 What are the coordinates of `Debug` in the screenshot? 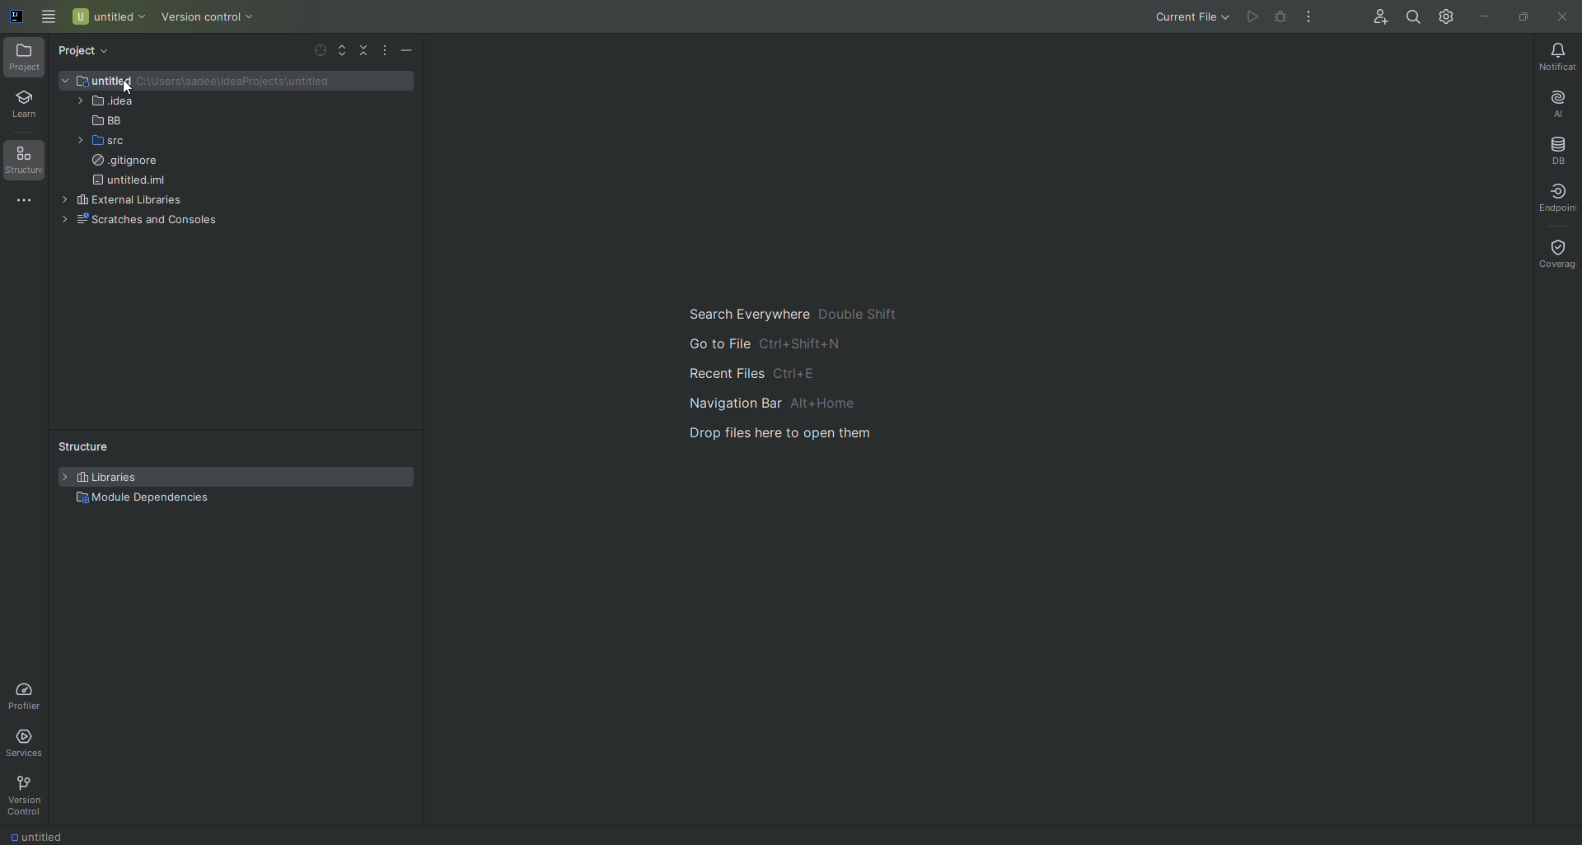 It's located at (1277, 16).